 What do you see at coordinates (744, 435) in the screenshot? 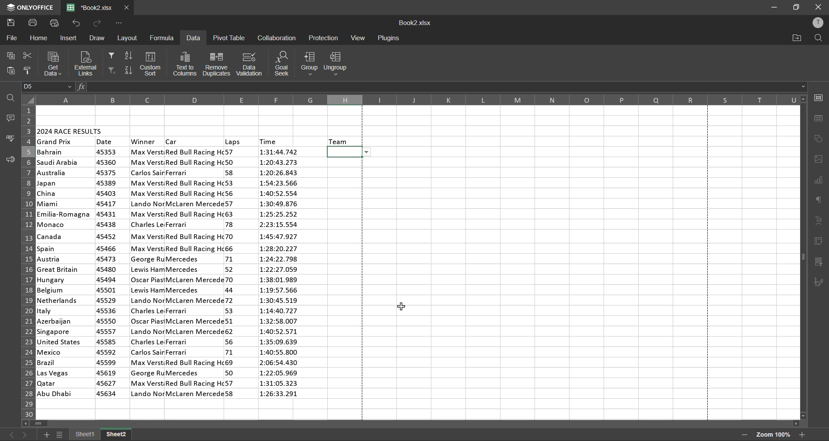
I see `zoom out` at bounding box center [744, 435].